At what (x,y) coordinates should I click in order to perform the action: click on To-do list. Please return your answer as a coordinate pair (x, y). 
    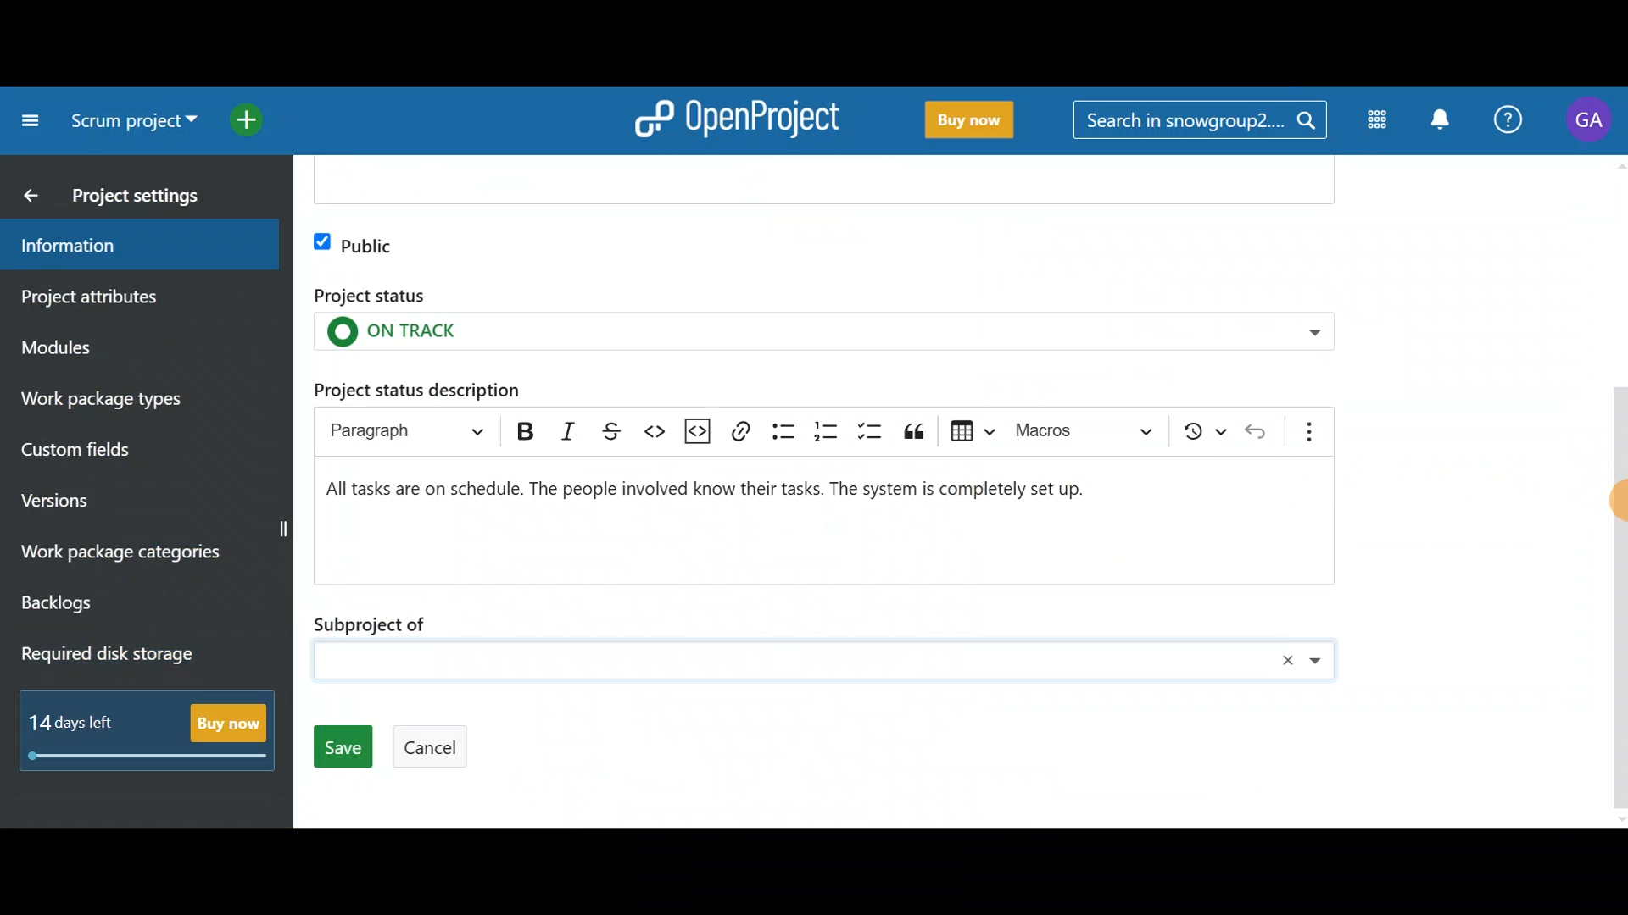
    Looking at the image, I should click on (873, 428).